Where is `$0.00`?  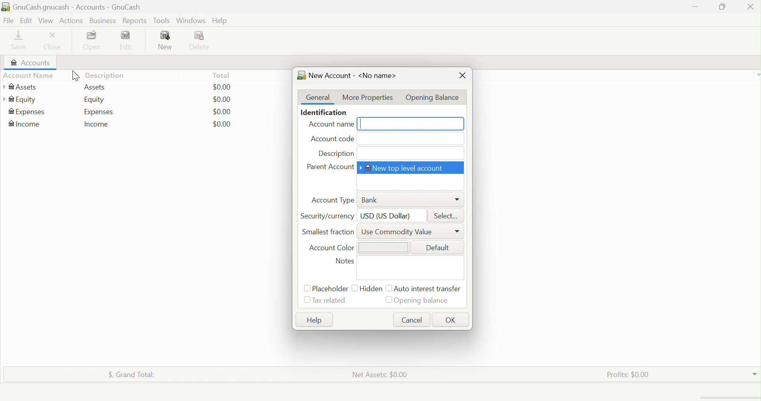
$0.00 is located at coordinates (222, 87).